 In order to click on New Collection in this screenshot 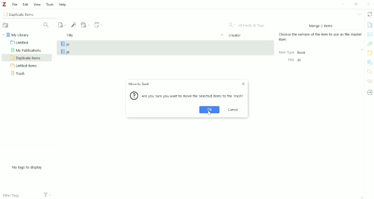, I will do `click(6, 25)`.